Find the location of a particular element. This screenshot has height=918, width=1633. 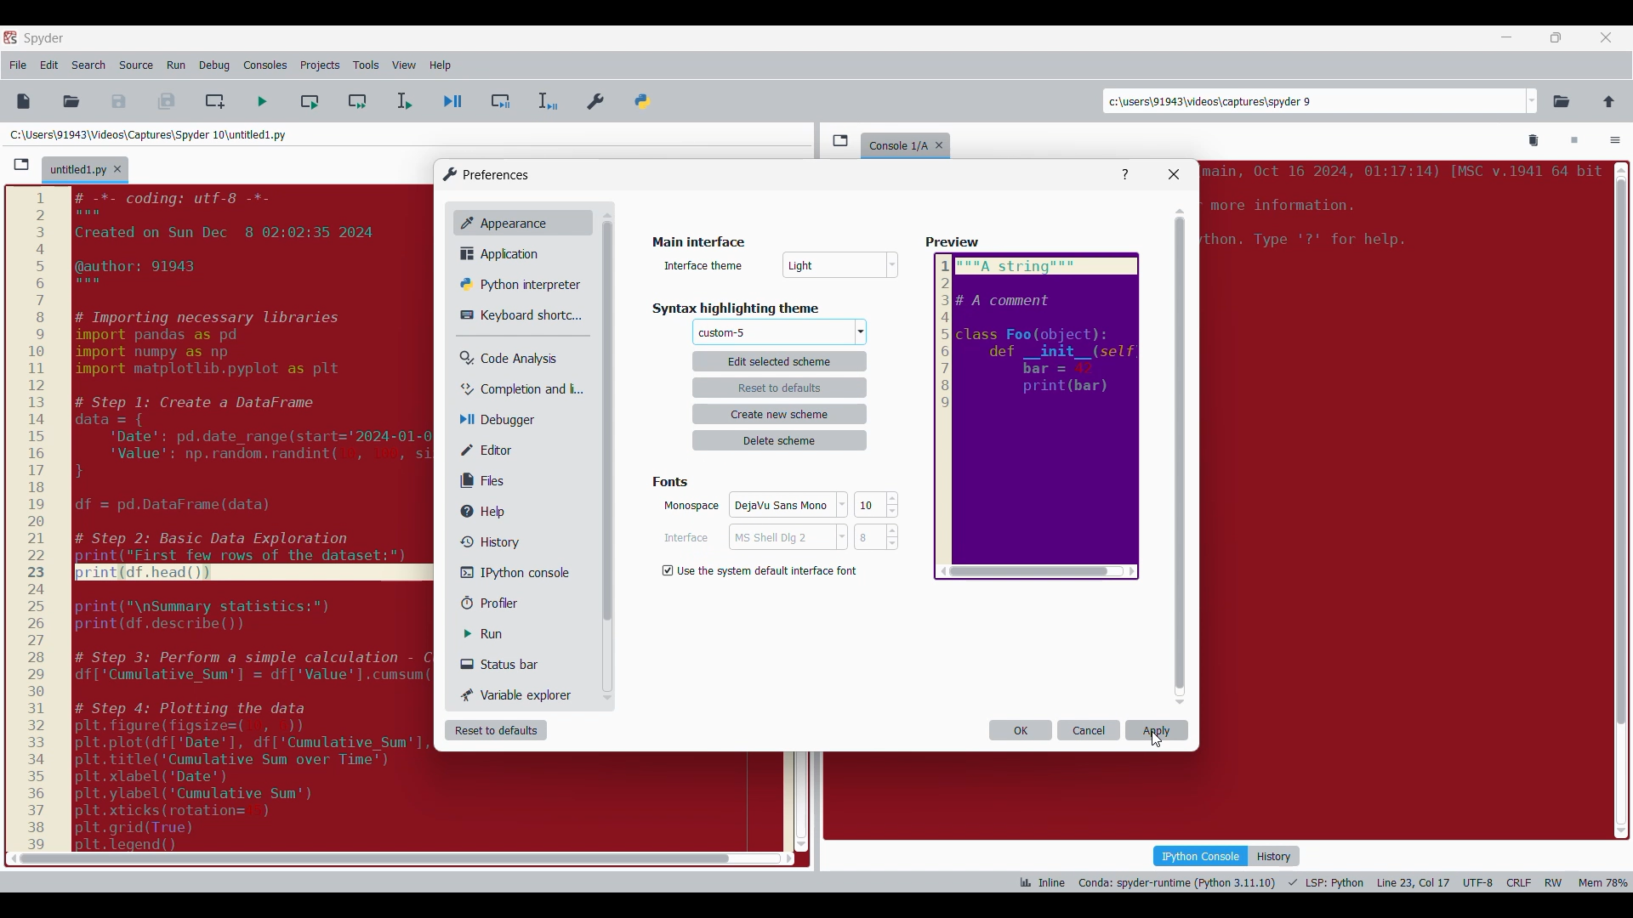

Debug file is located at coordinates (453, 102).